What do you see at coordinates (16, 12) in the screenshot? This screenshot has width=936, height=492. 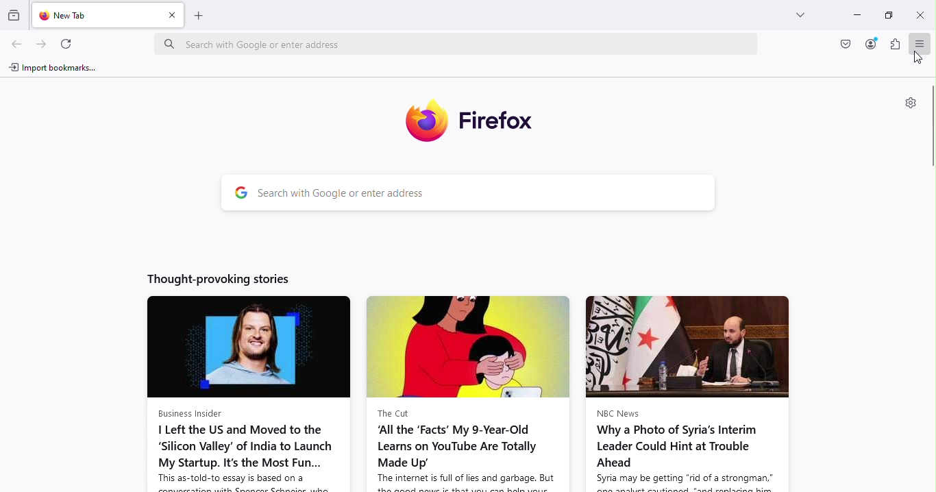 I see `Visit recent browsing across windows and devices` at bounding box center [16, 12].